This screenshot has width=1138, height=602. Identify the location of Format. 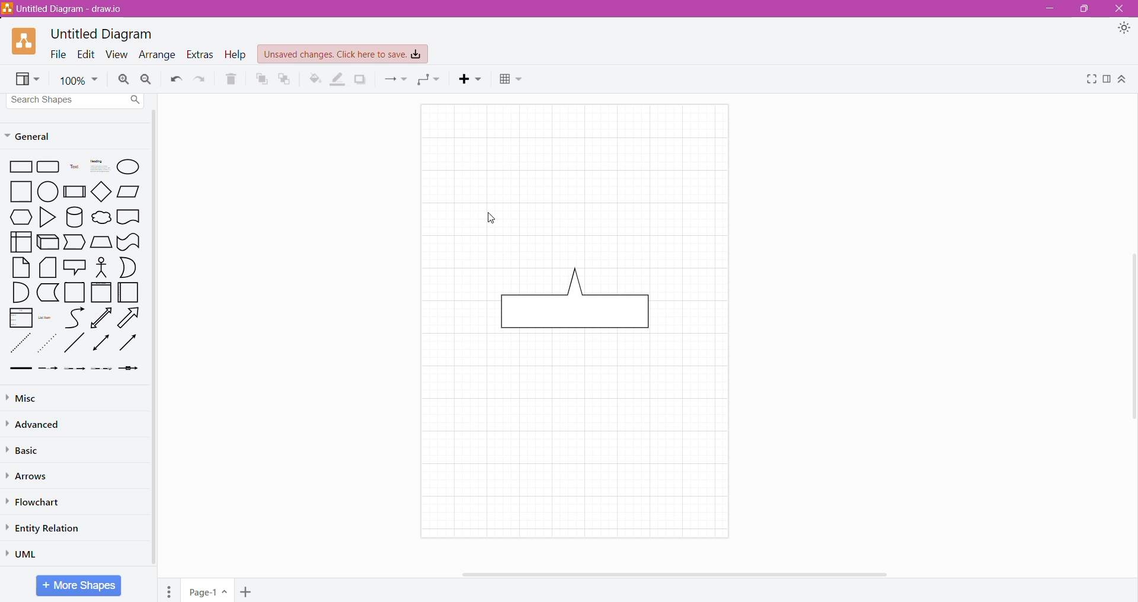
(1107, 79).